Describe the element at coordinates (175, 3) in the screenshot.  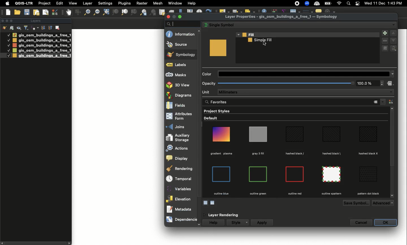
I see `Window` at that location.